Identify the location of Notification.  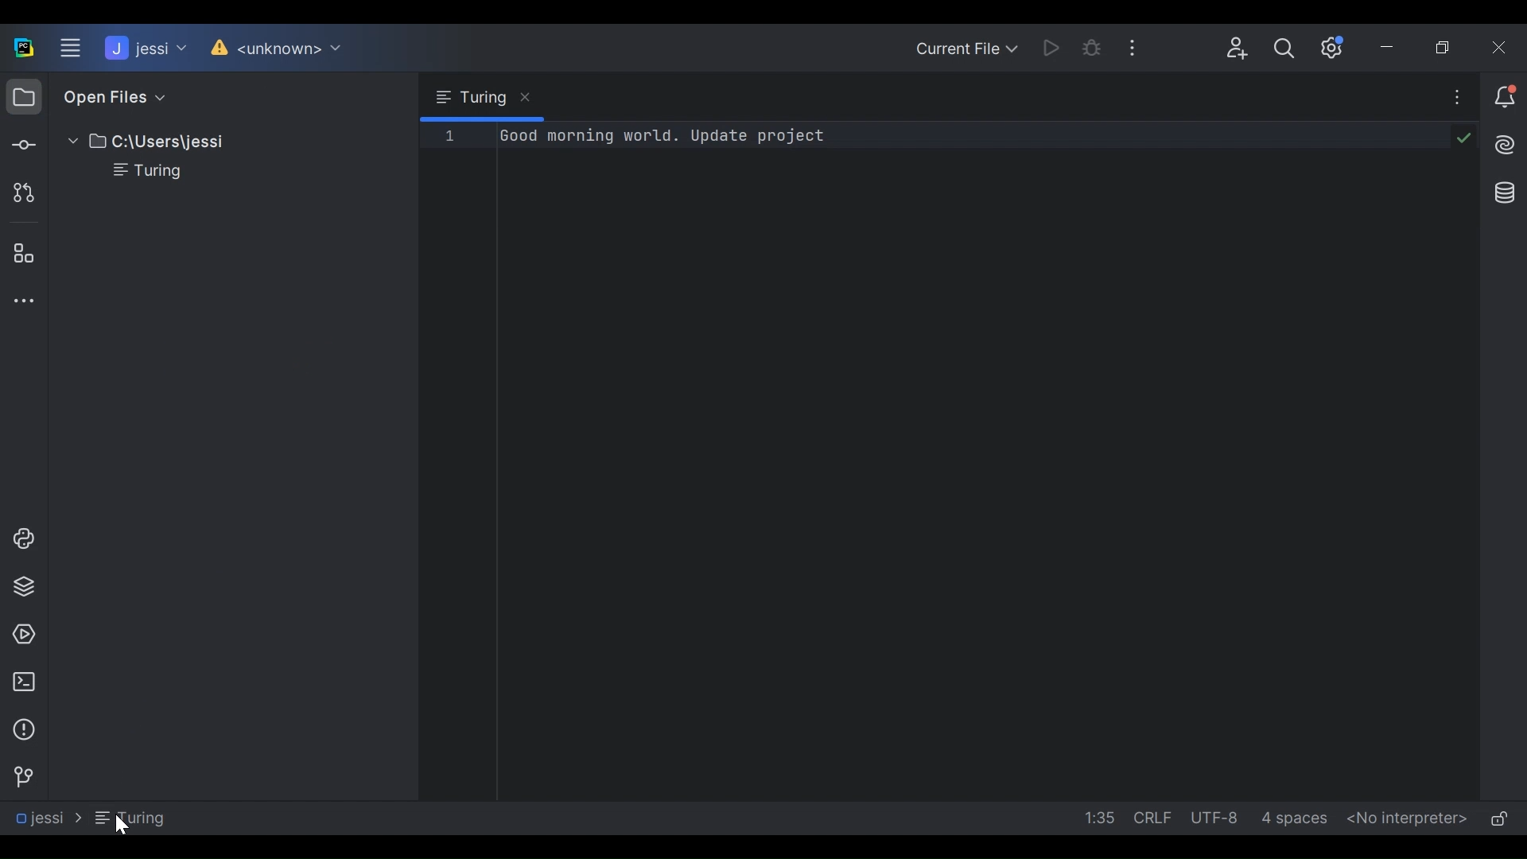
(1506, 98).